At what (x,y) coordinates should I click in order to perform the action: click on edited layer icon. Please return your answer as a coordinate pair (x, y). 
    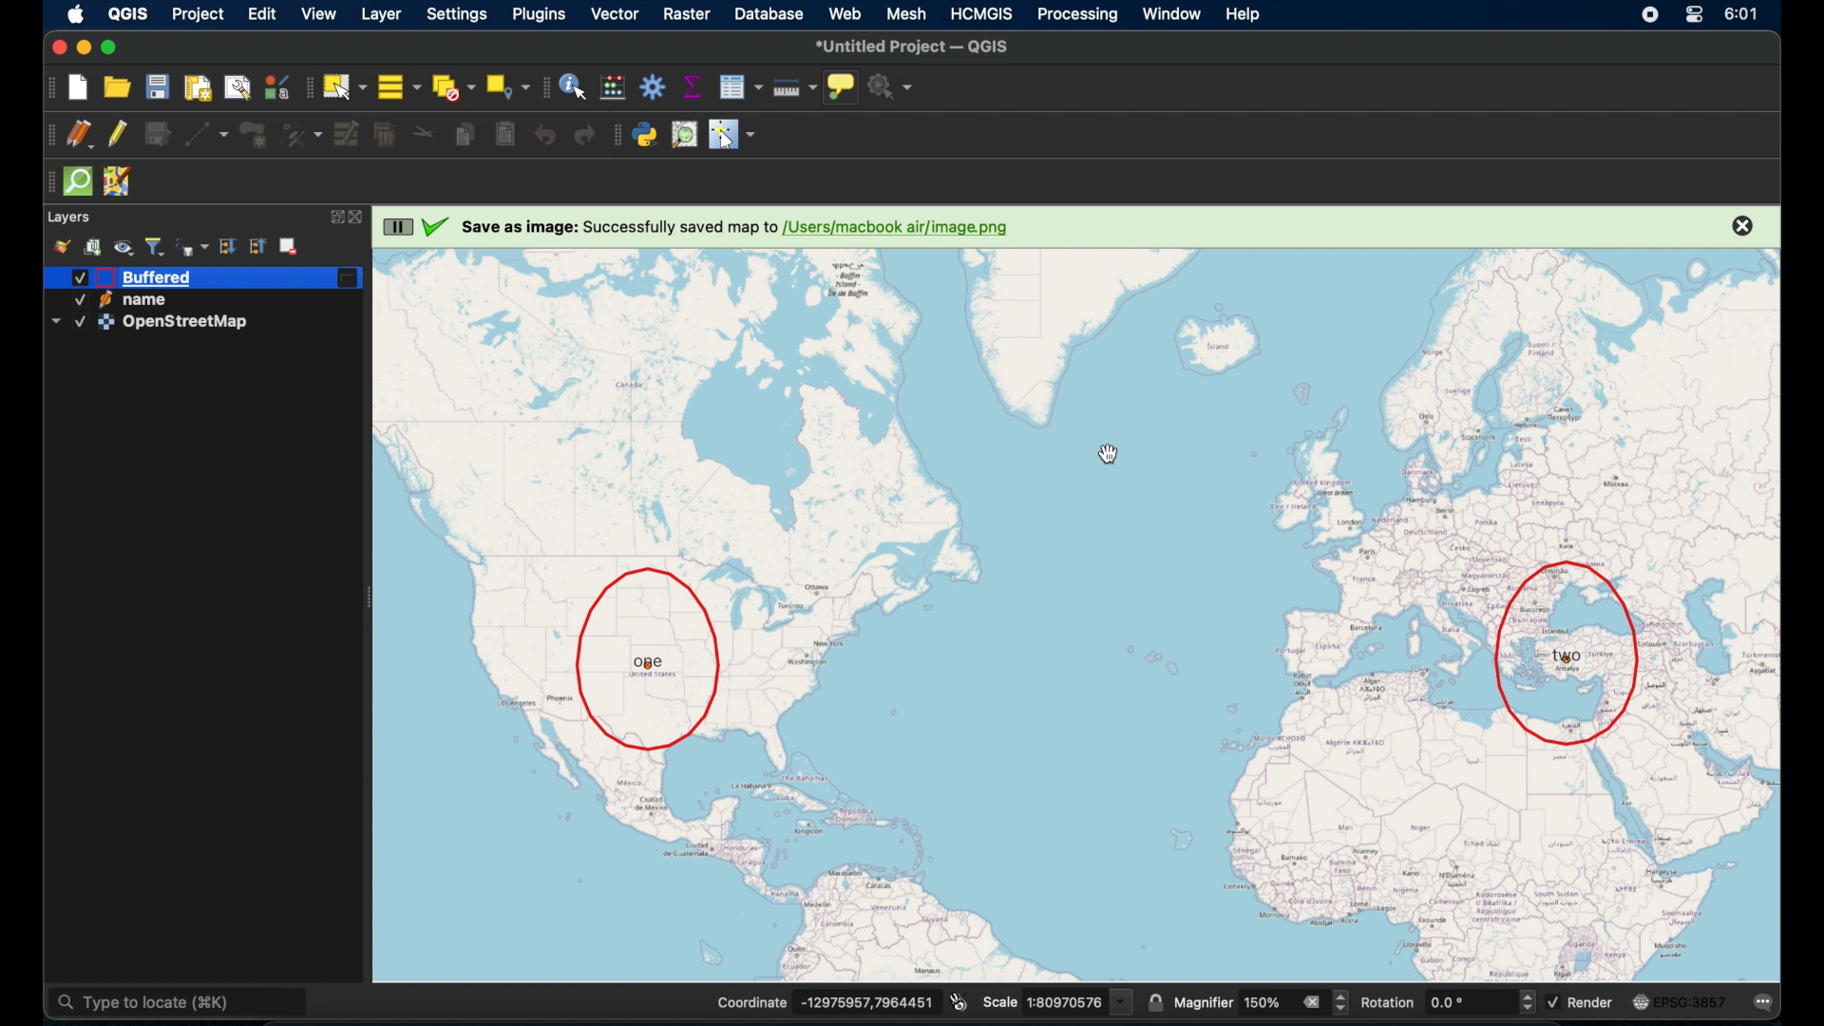
    Looking at the image, I should click on (351, 279).